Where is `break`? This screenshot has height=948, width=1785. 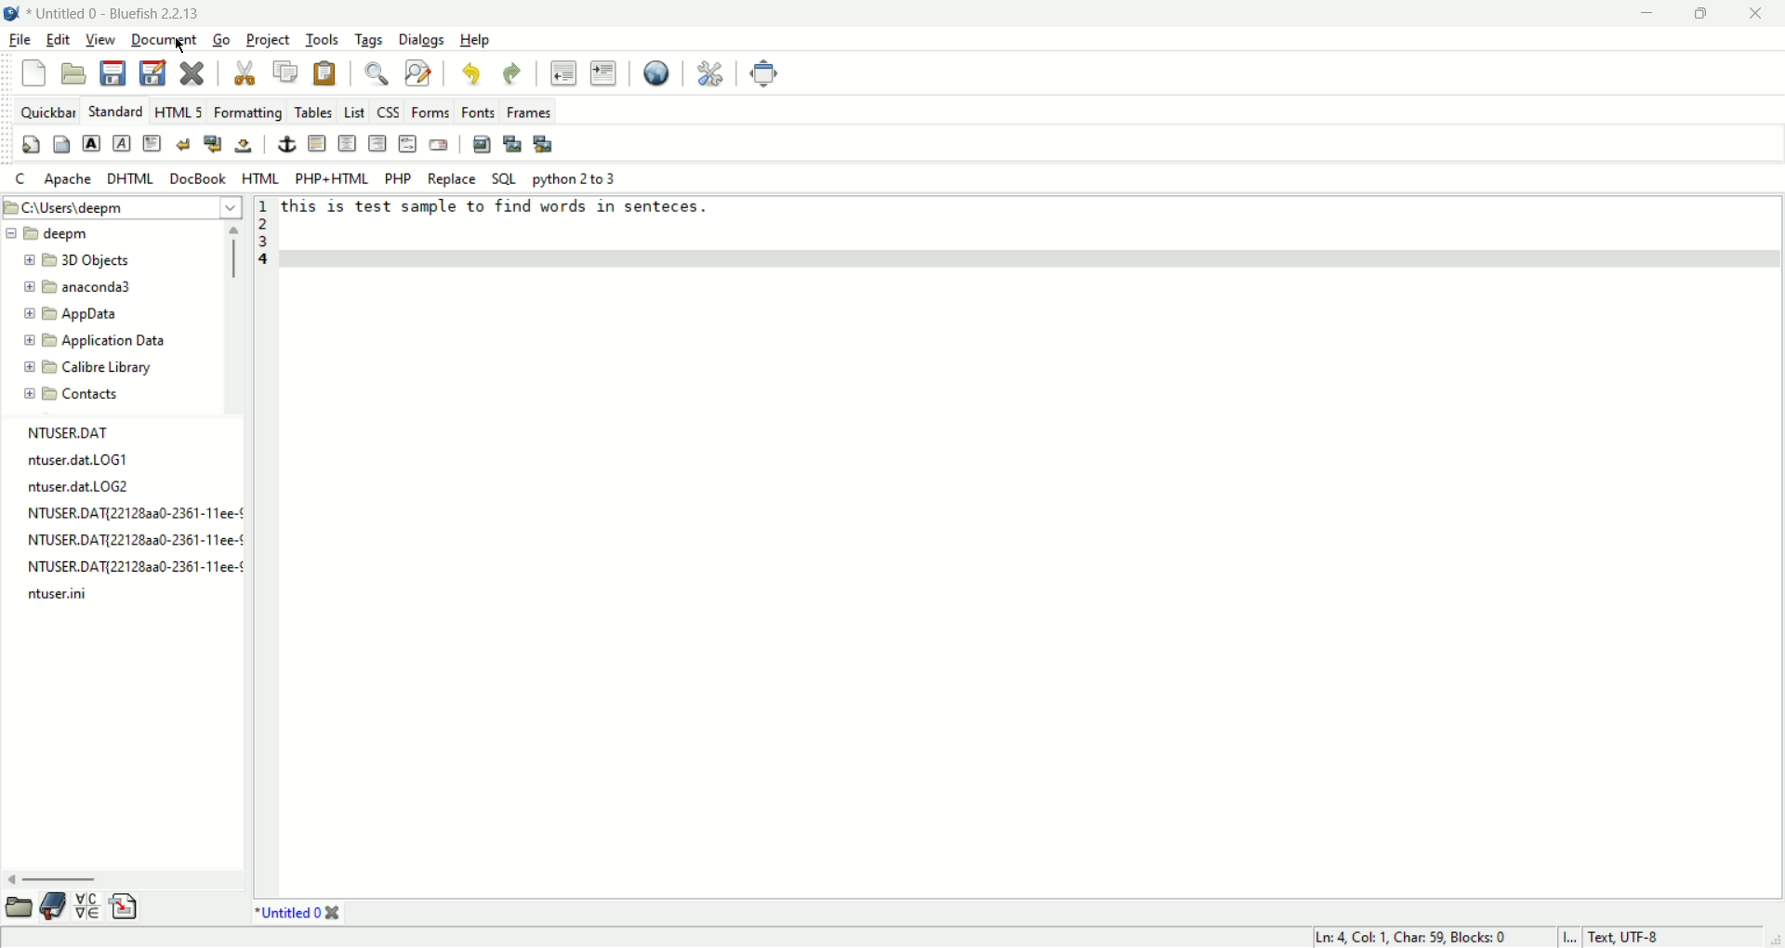 break is located at coordinates (181, 143).